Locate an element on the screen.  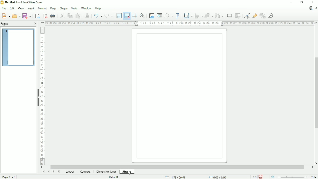
Distribute is located at coordinates (219, 16).